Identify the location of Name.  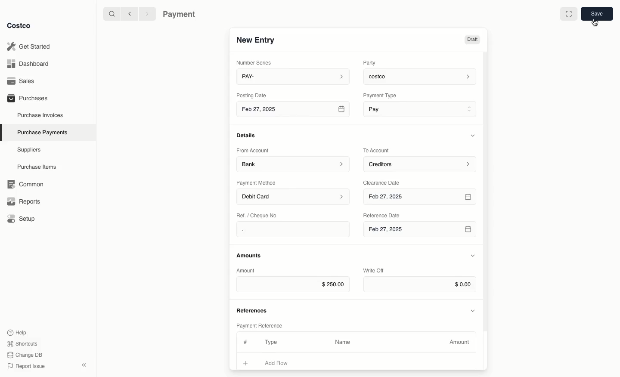
(343, 342).